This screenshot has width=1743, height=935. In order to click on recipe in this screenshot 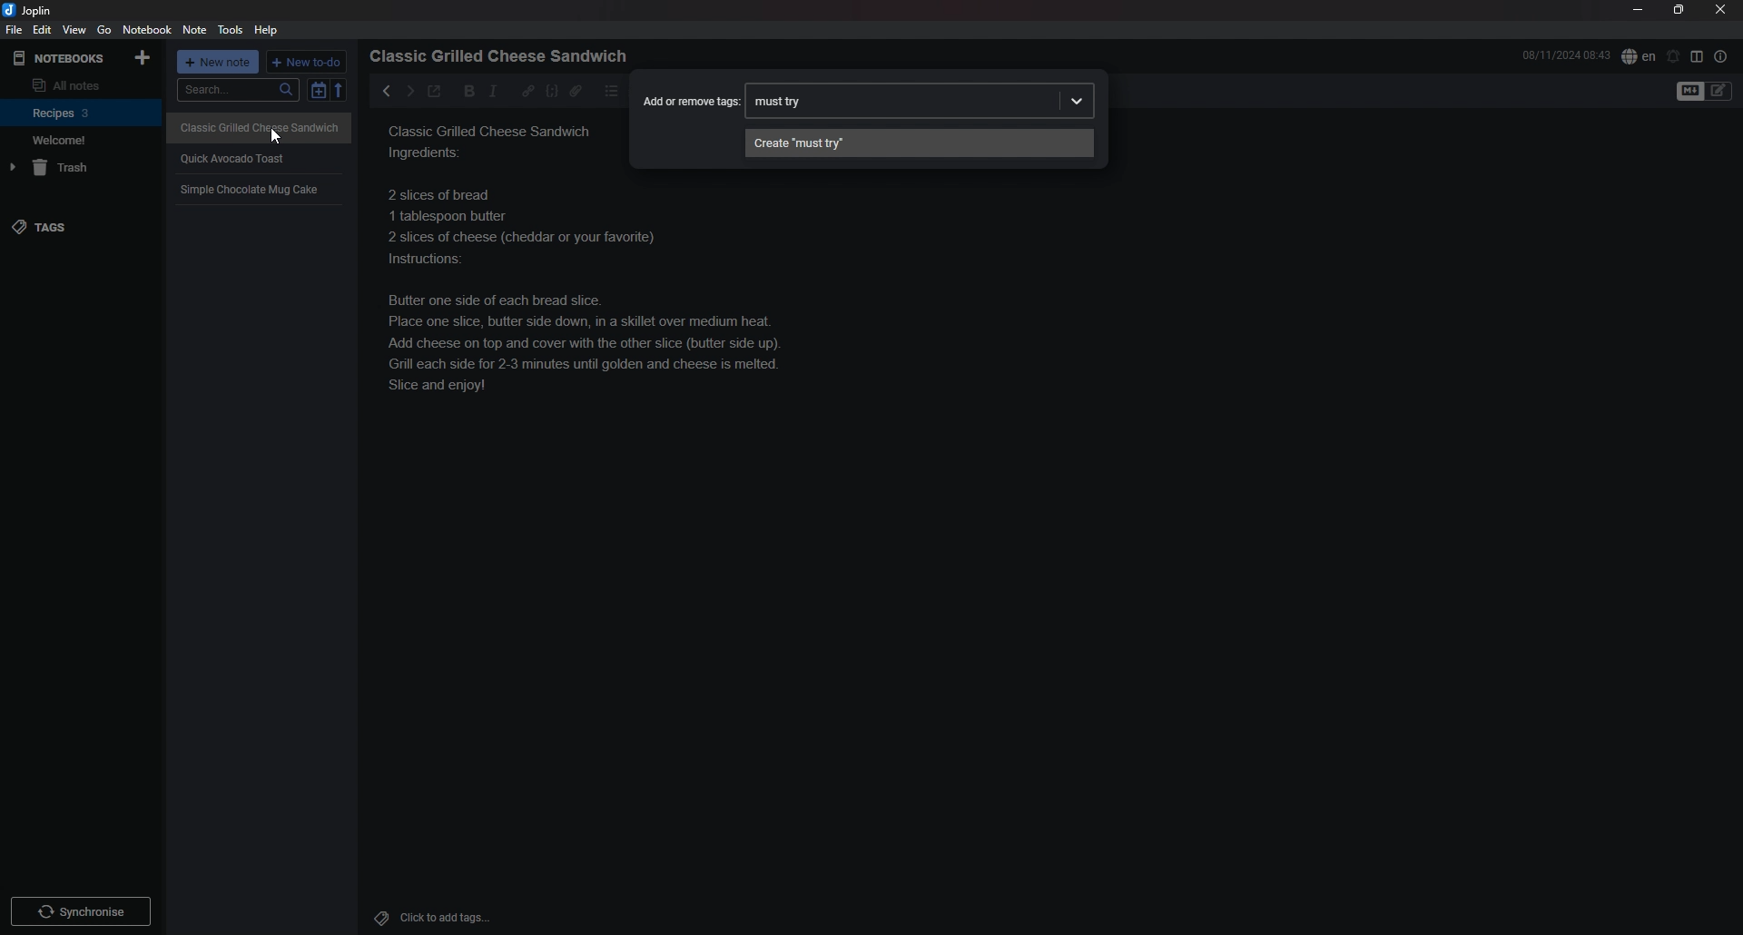, I will do `click(233, 157)`.